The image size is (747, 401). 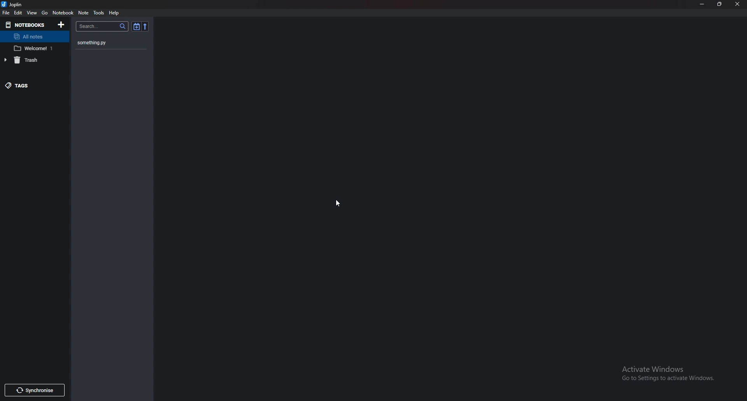 I want to click on close, so click(x=736, y=3).